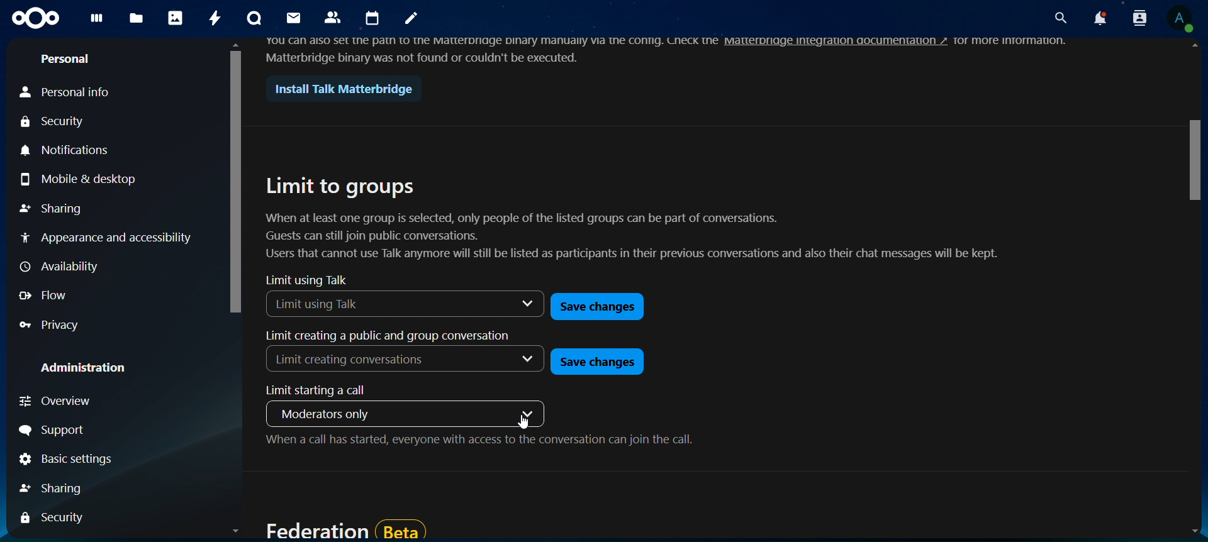  I want to click on save changes, so click(599, 308).